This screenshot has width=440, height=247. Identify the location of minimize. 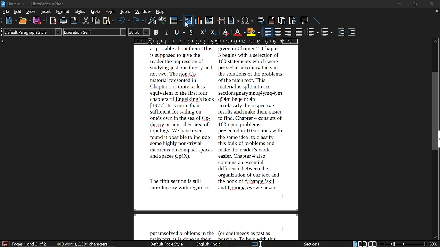
(398, 3).